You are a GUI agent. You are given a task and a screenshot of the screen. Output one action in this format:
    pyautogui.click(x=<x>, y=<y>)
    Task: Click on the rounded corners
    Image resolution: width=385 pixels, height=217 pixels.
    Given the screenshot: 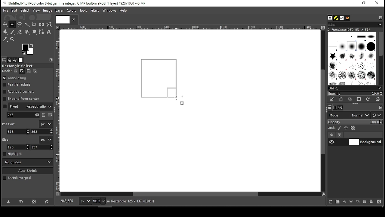 What is the action you would take?
    pyautogui.click(x=20, y=92)
    